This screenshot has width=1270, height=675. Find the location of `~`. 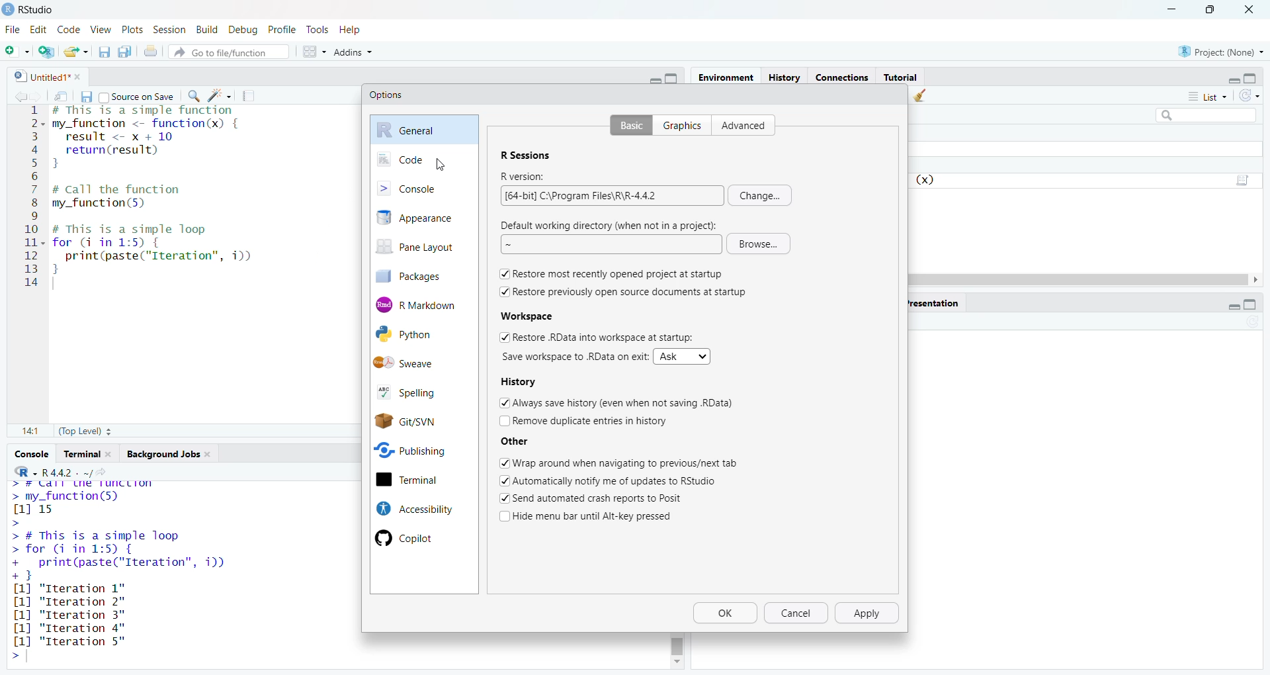

~ is located at coordinates (611, 244).